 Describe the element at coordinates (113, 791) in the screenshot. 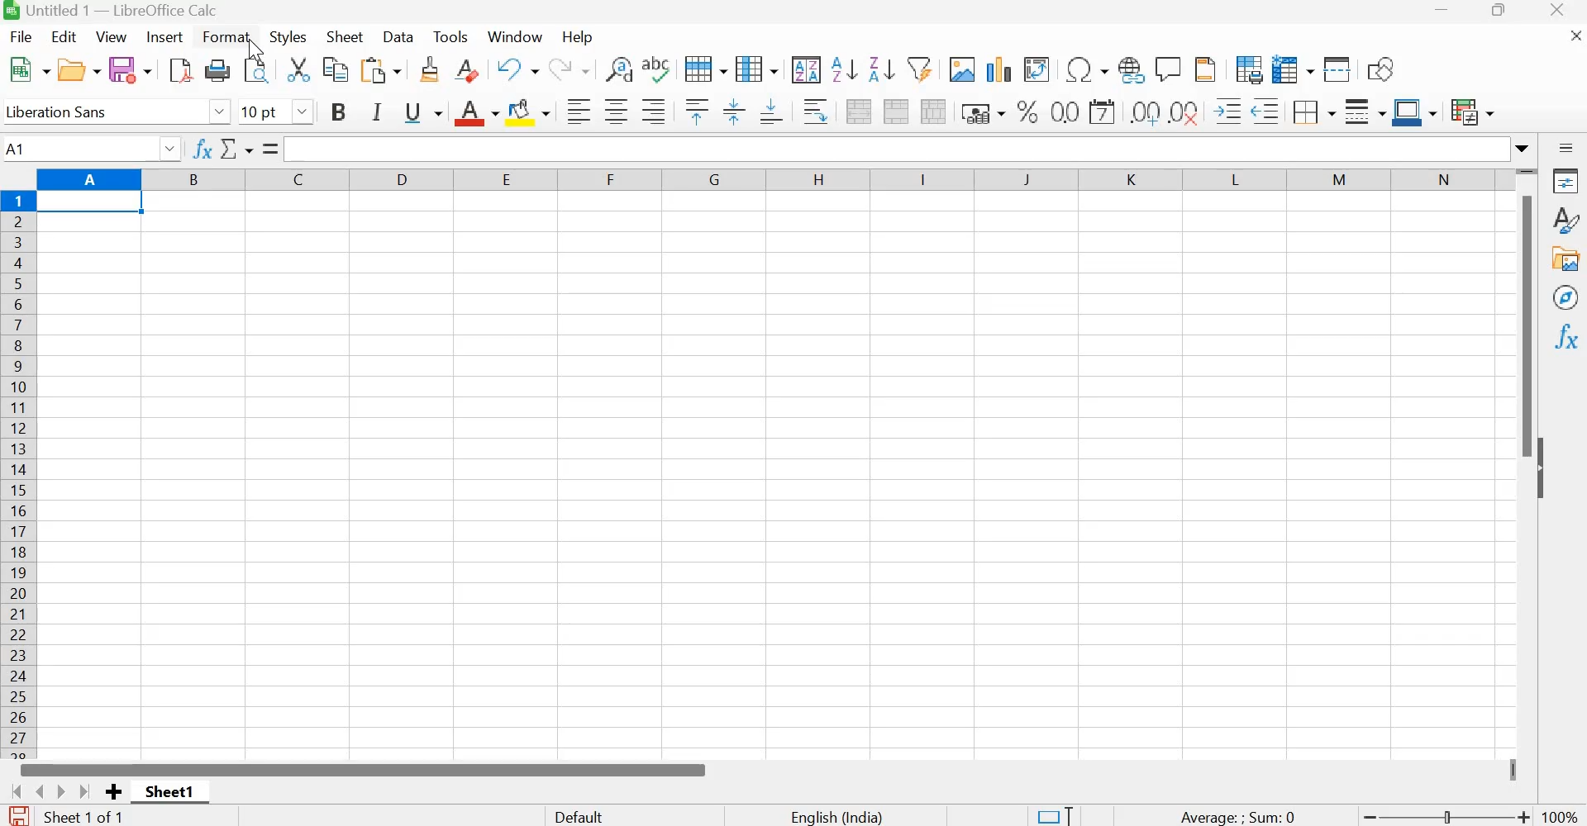

I see `Add new sheet` at that location.